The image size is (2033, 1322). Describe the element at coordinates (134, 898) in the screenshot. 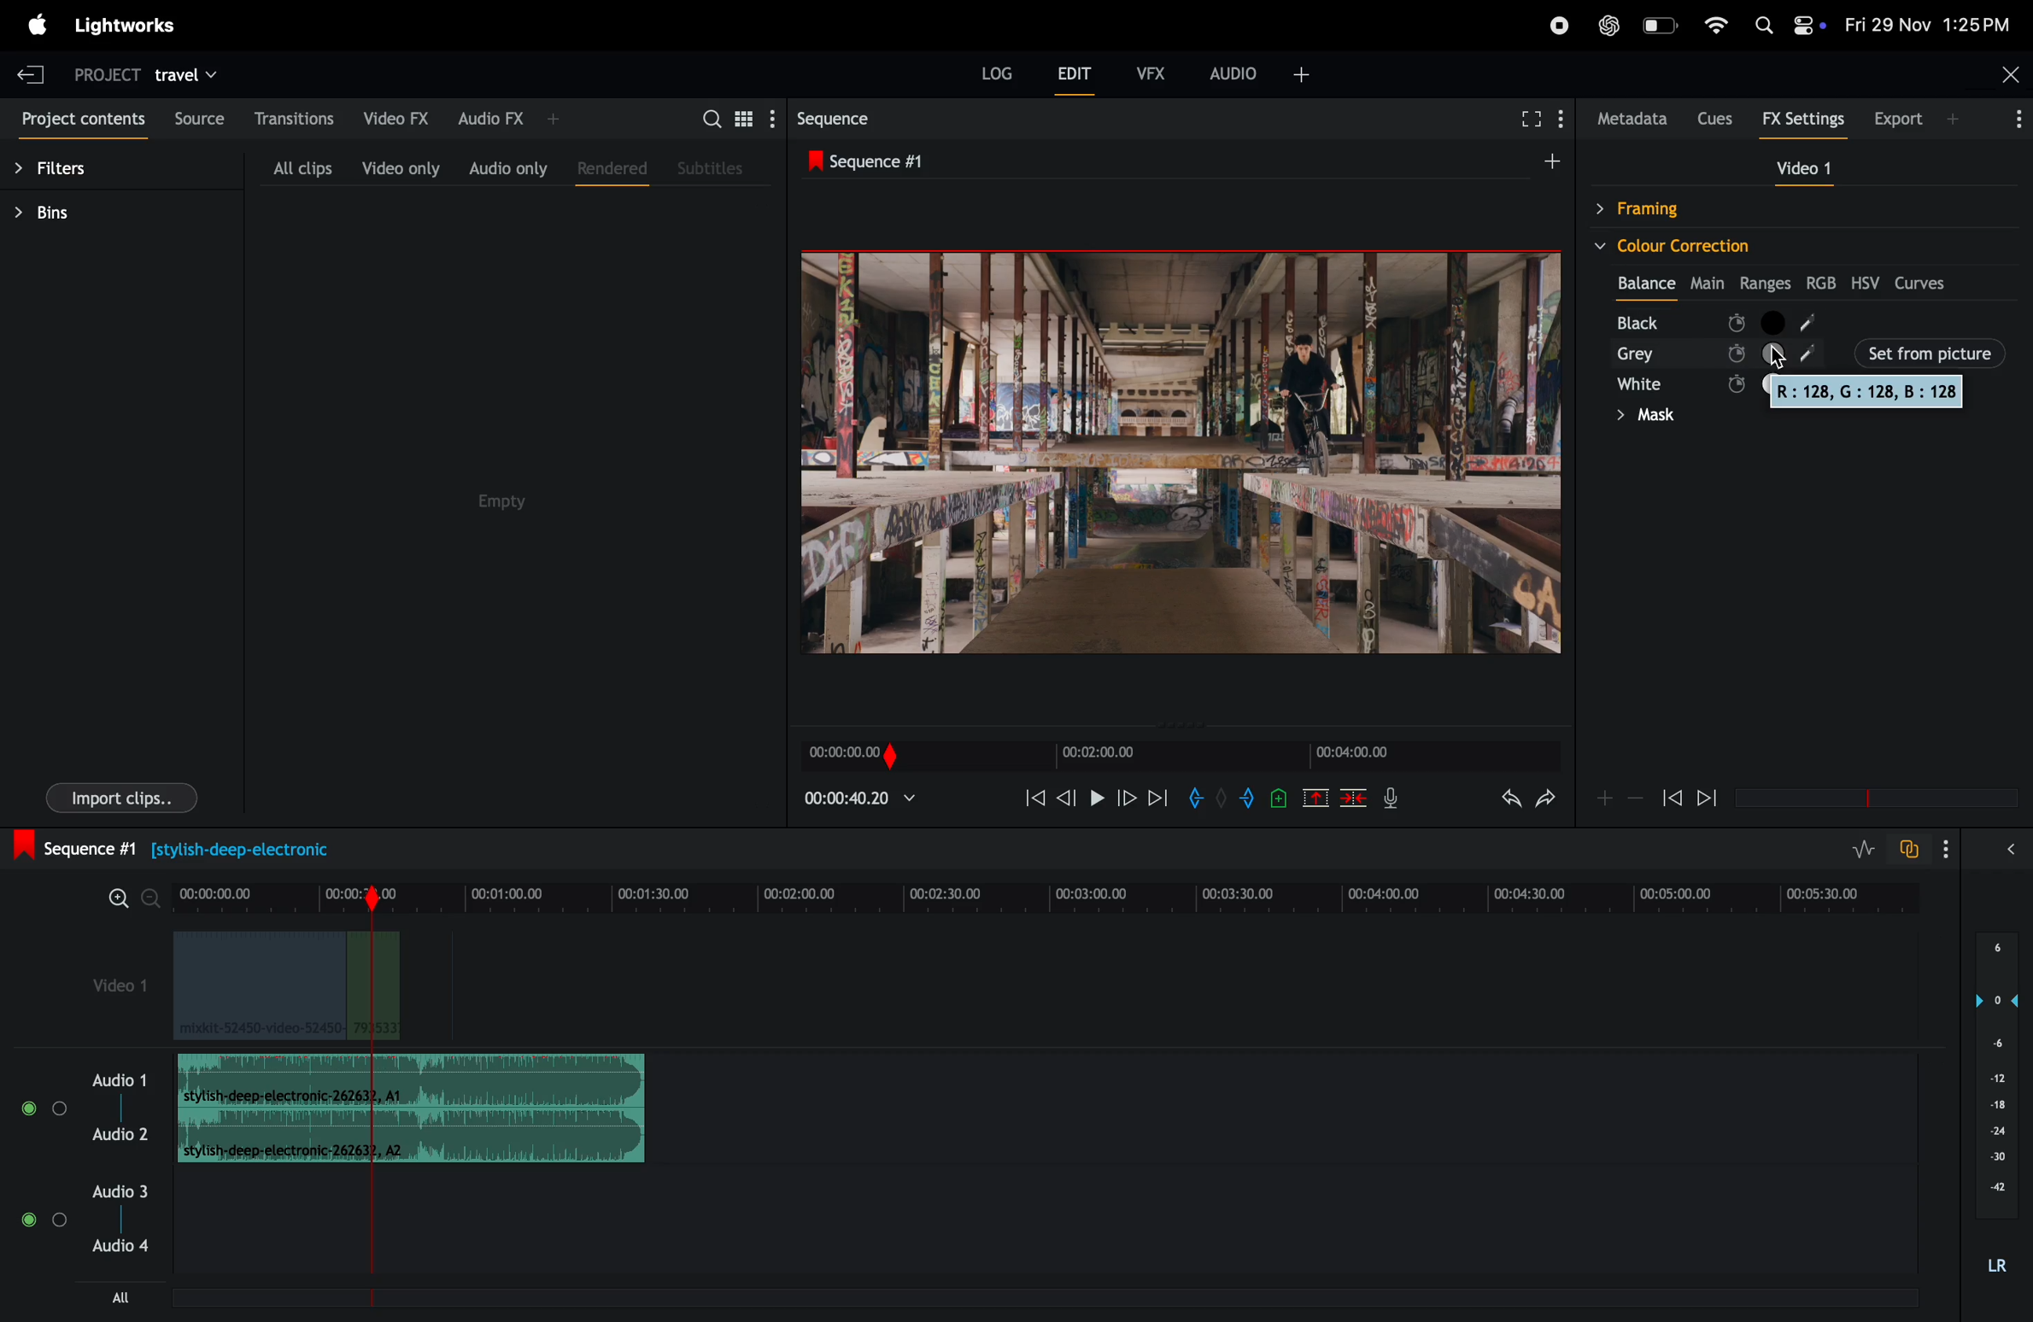

I see `zoom in zoom out` at that location.